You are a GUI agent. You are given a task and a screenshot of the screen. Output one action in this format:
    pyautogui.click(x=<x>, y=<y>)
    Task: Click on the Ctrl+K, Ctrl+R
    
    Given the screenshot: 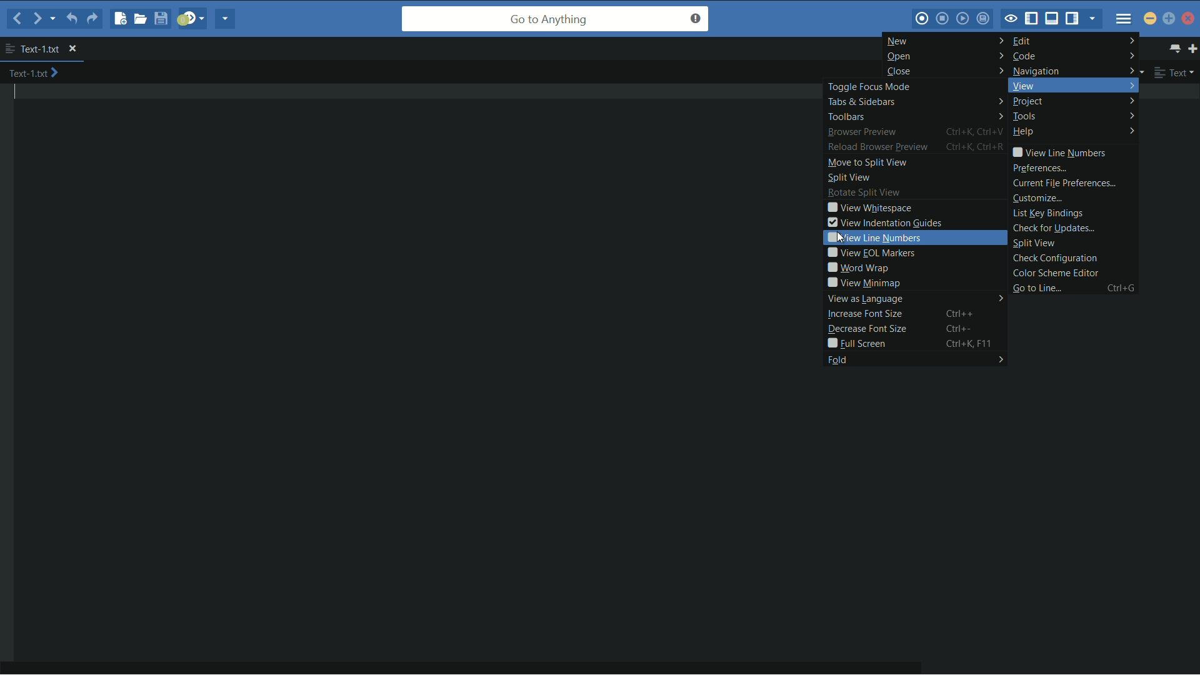 What is the action you would take?
    pyautogui.click(x=977, y=148)
    